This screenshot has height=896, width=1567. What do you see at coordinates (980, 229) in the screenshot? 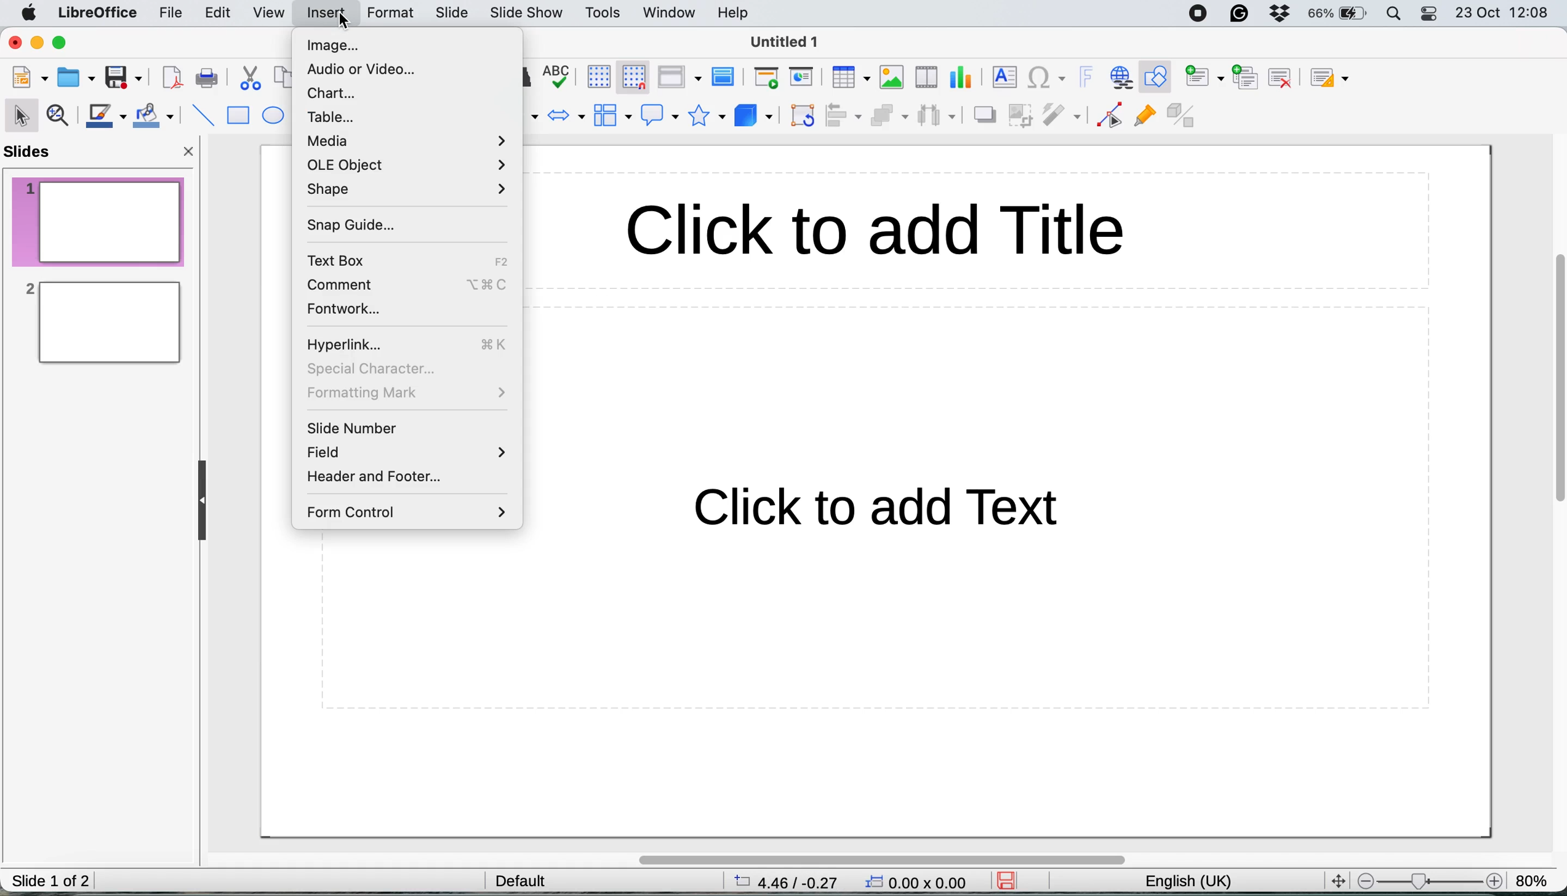
I see `Click to add title` at bounding box center [980, 229].